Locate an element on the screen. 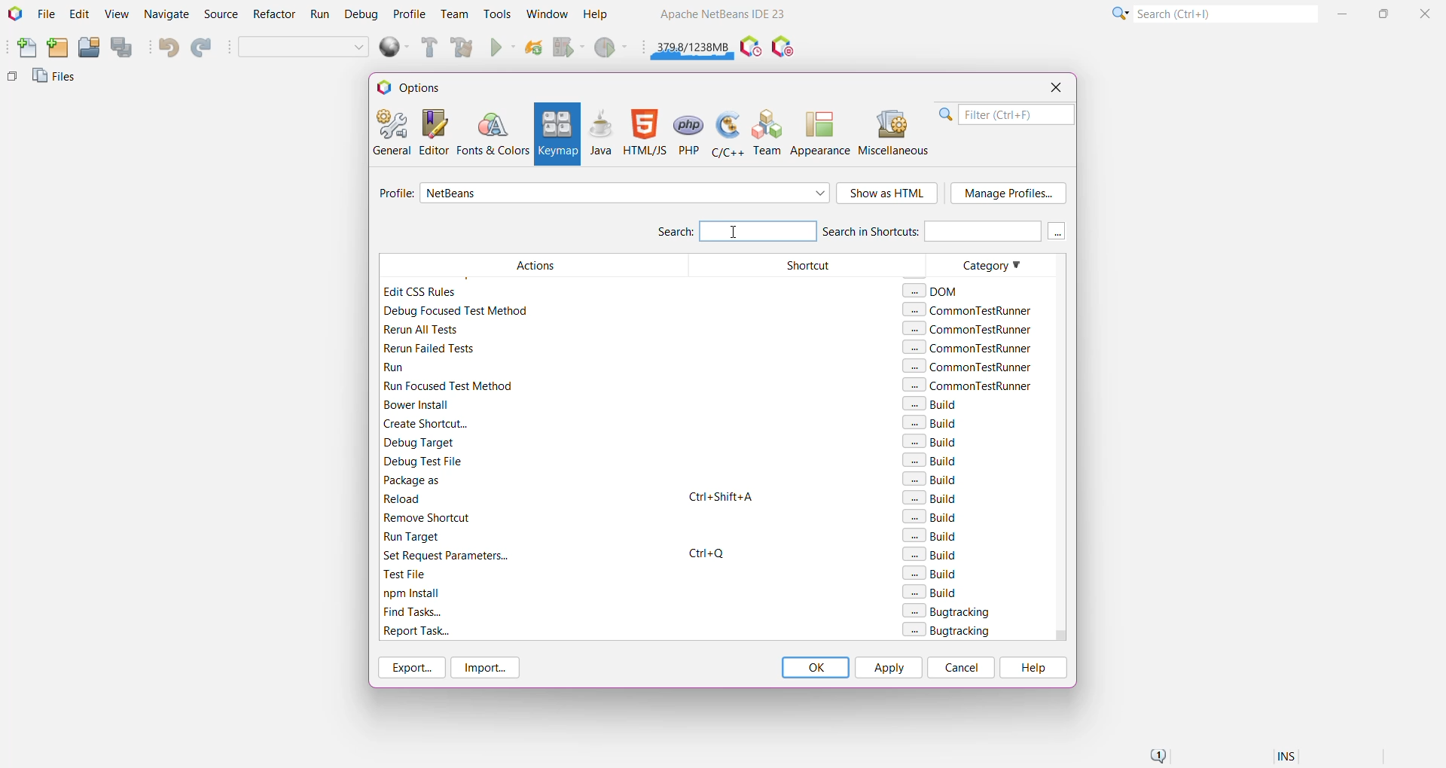  Application name and Version is located at coordinates (721, 17).